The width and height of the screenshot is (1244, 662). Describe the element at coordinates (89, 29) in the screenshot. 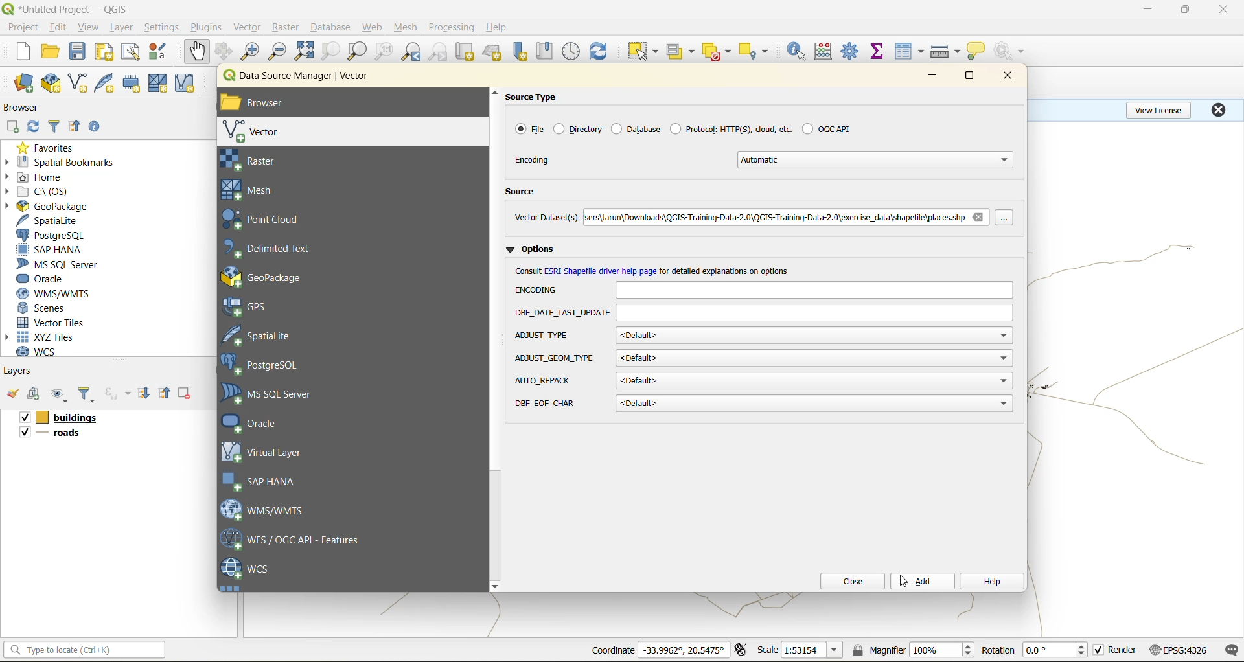

I see `view` at that location.